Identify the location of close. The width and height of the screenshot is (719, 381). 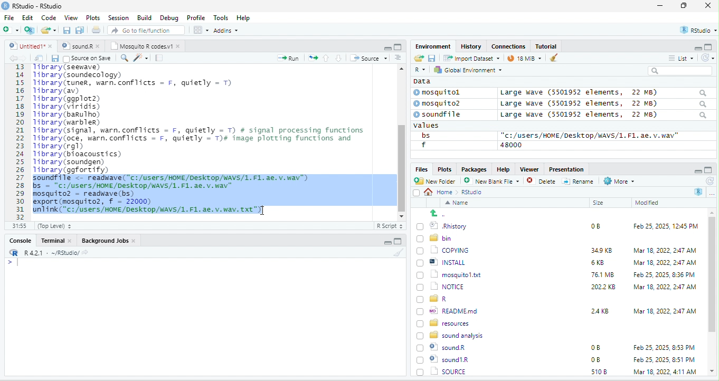
(708, 6).